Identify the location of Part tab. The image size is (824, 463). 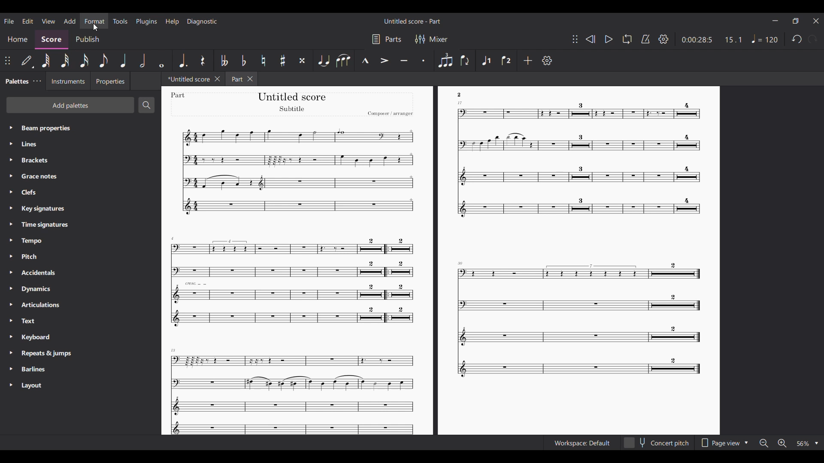
(234, 80).